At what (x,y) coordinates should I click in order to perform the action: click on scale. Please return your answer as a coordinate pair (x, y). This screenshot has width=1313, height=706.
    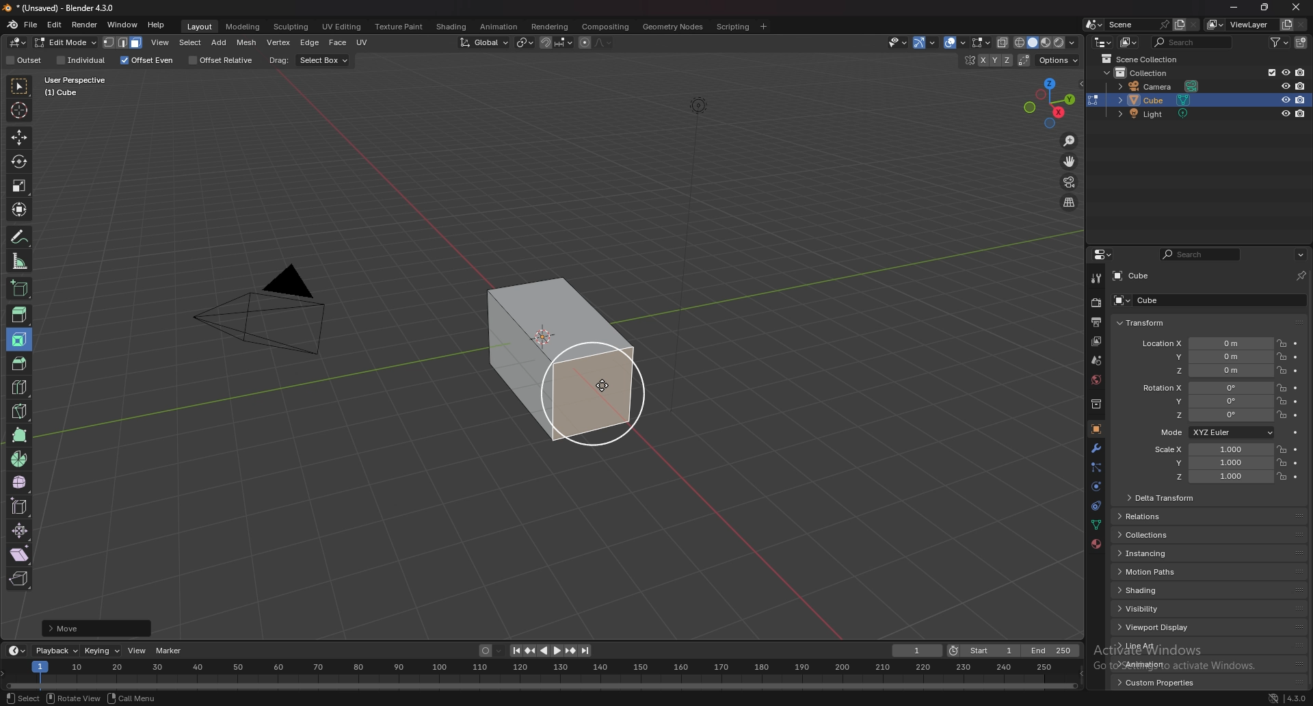
    Looking at the image, I should click on (19, 185).